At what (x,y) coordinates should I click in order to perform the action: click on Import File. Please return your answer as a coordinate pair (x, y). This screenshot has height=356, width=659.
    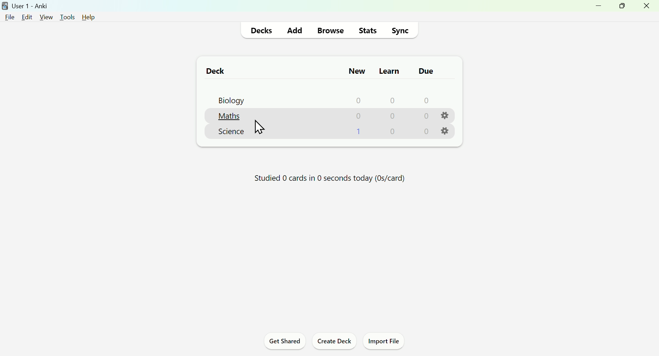
    Looking at the image, I should click on (383, 342).